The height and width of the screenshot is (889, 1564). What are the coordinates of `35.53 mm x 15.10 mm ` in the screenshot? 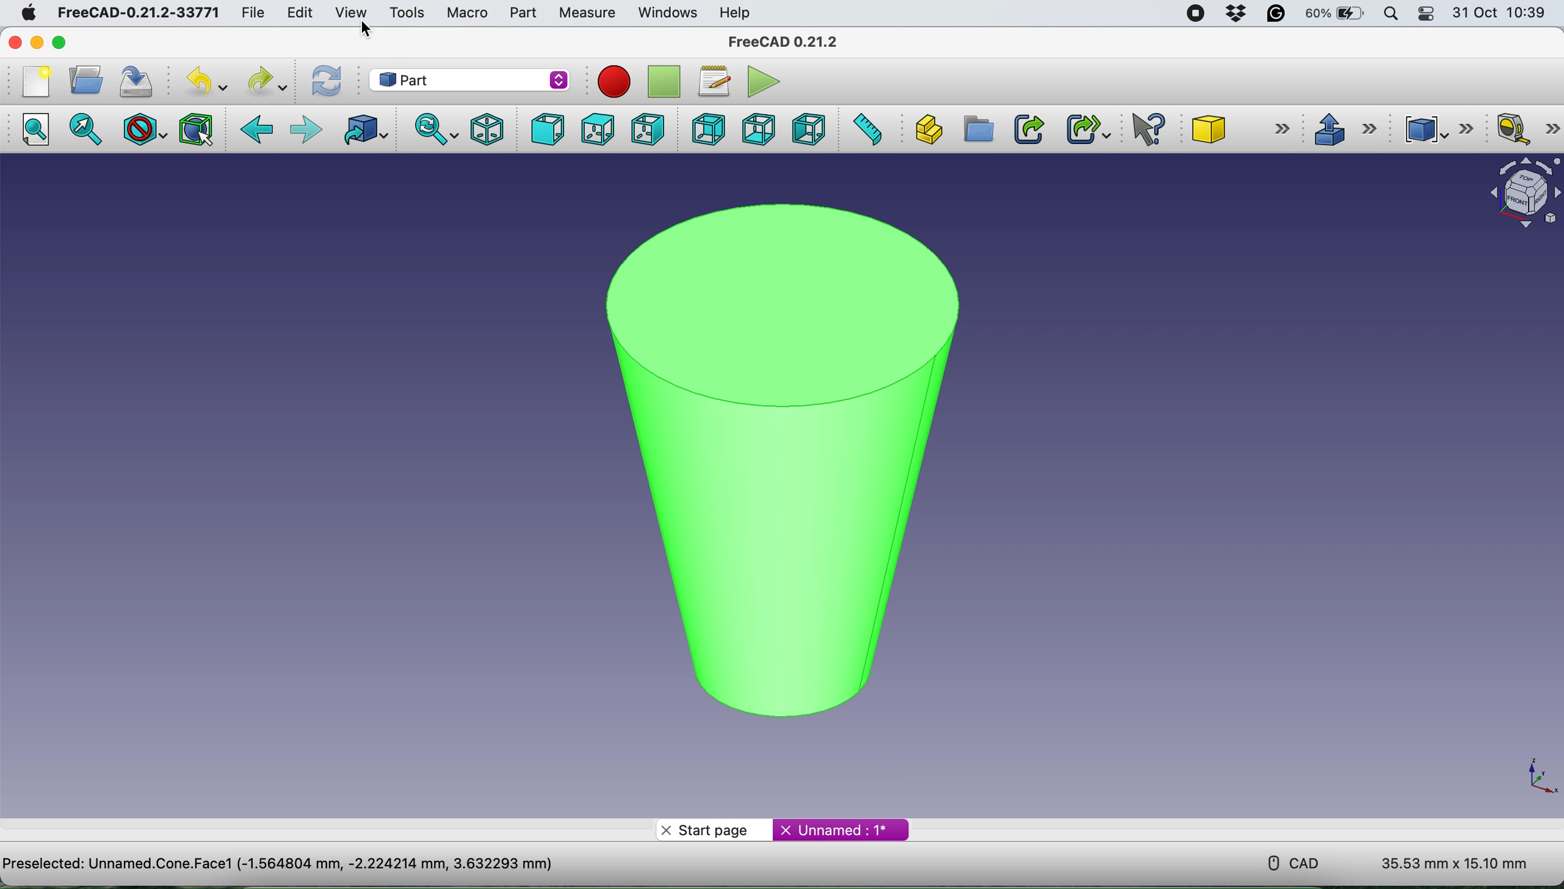 It's located at (1454, 865).